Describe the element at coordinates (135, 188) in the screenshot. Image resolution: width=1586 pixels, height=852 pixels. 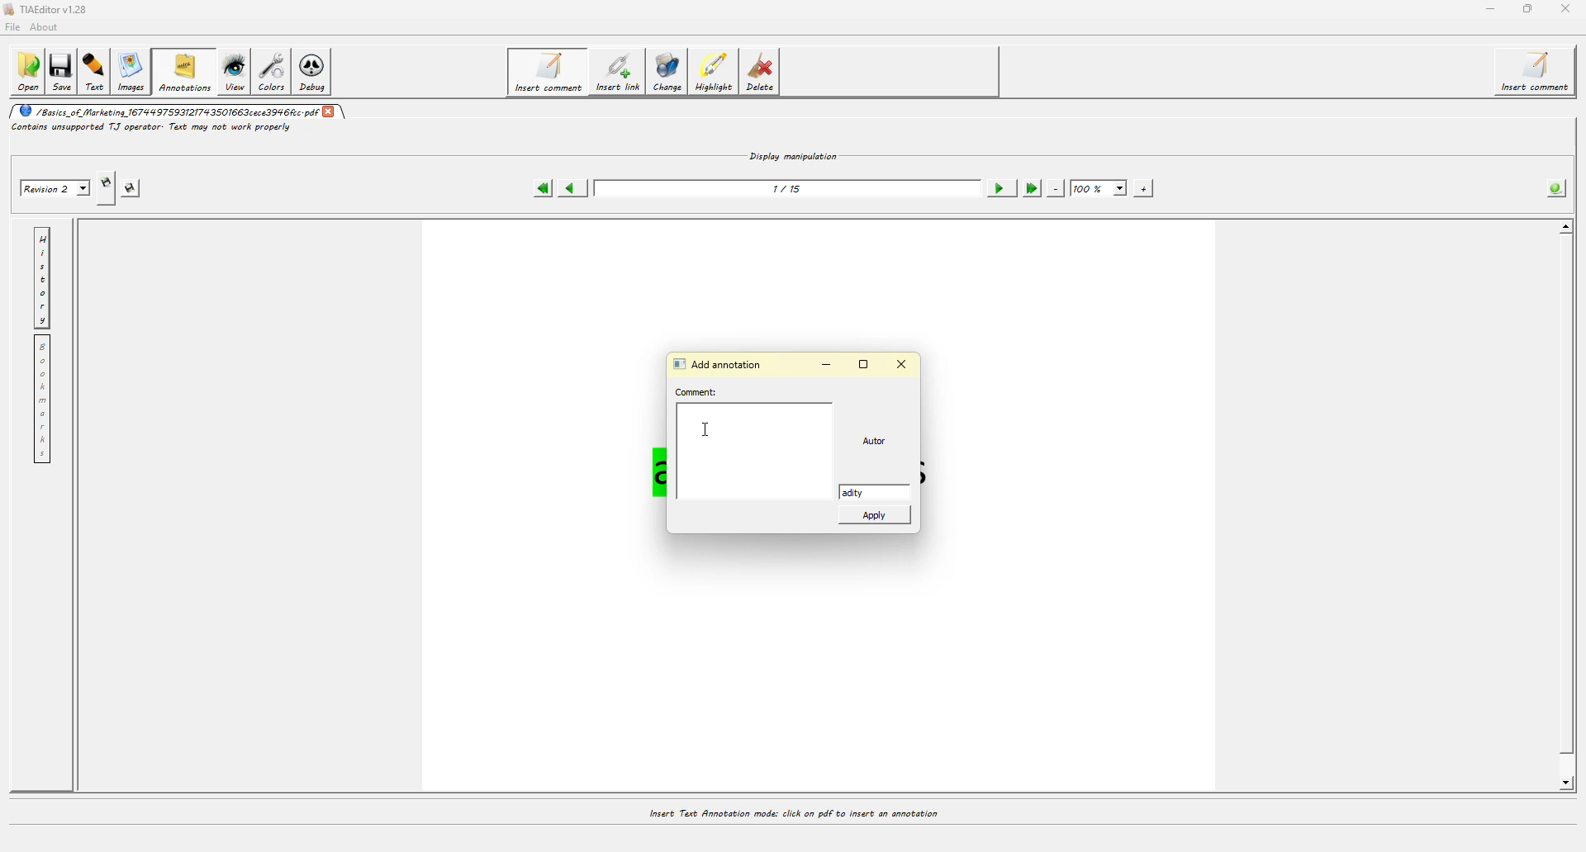
I see `saves this revision` at that location.